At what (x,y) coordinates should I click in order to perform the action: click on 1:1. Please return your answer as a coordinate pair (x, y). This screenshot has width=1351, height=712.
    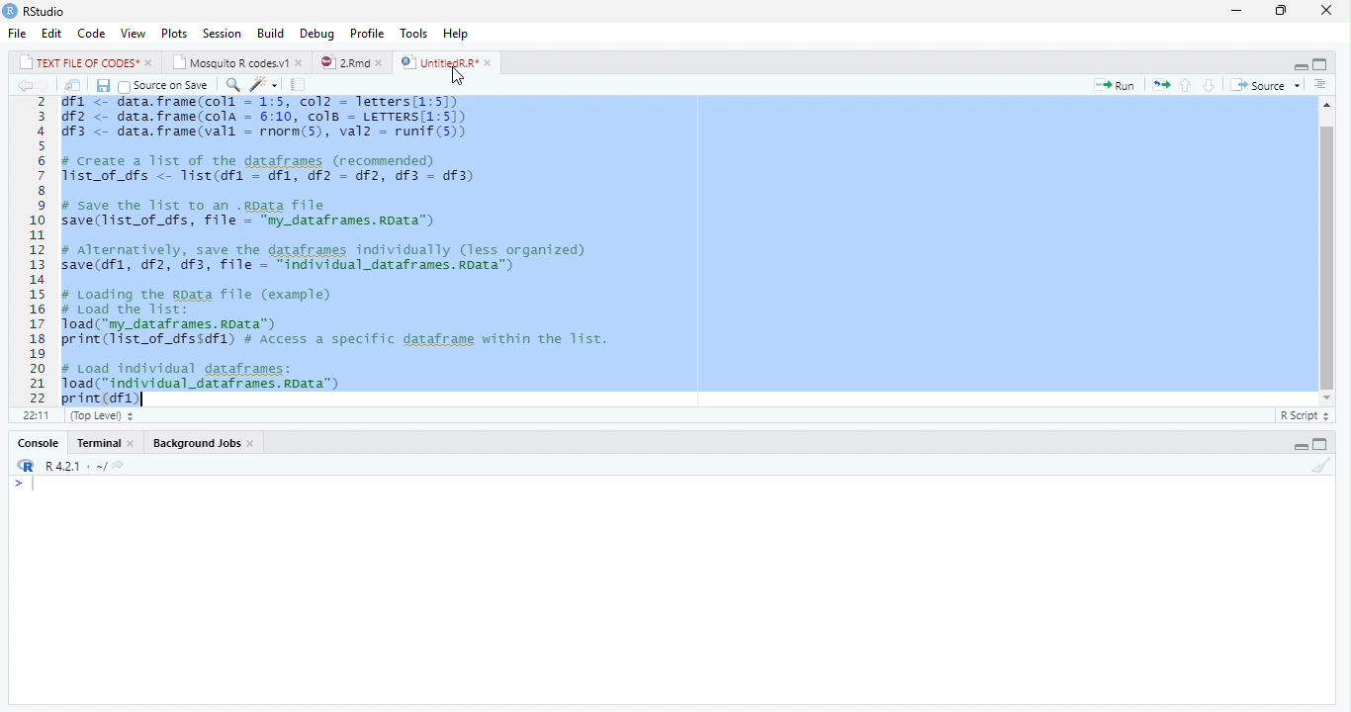
    Looking at the image, I should click on (33, 415).